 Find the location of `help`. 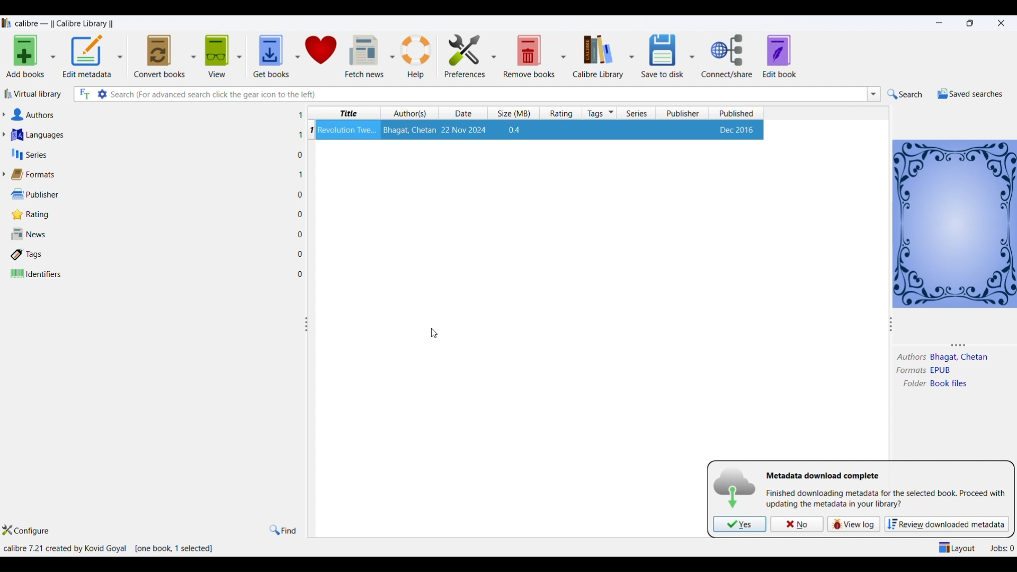

help is located at coordinates (417, 55).